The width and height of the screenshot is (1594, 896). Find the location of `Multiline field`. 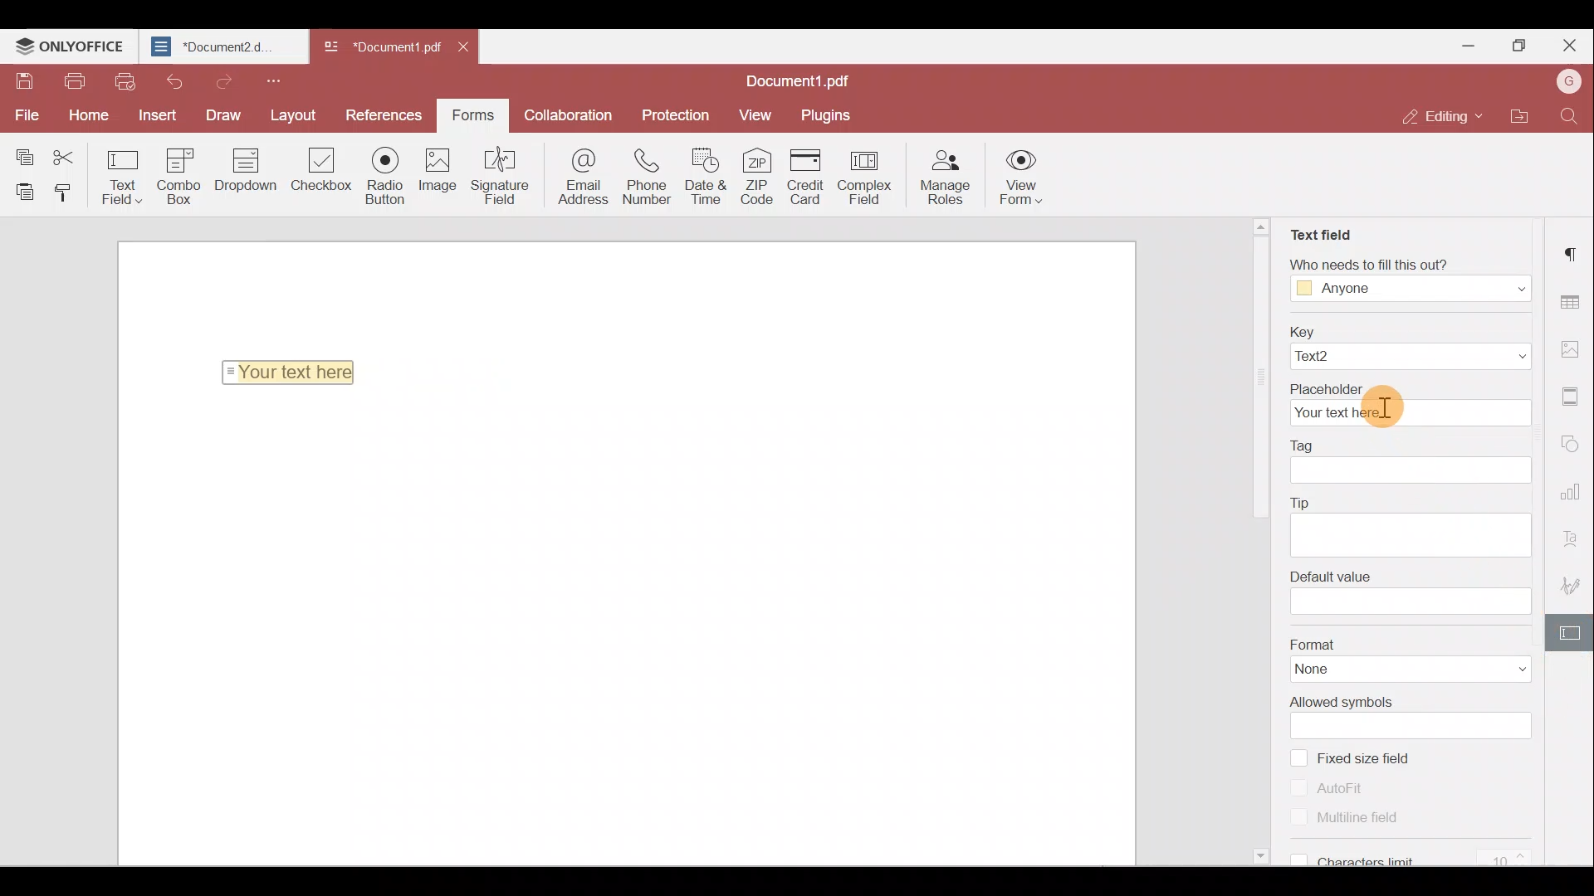

Multiline field is located at coordinates (1368, 819).